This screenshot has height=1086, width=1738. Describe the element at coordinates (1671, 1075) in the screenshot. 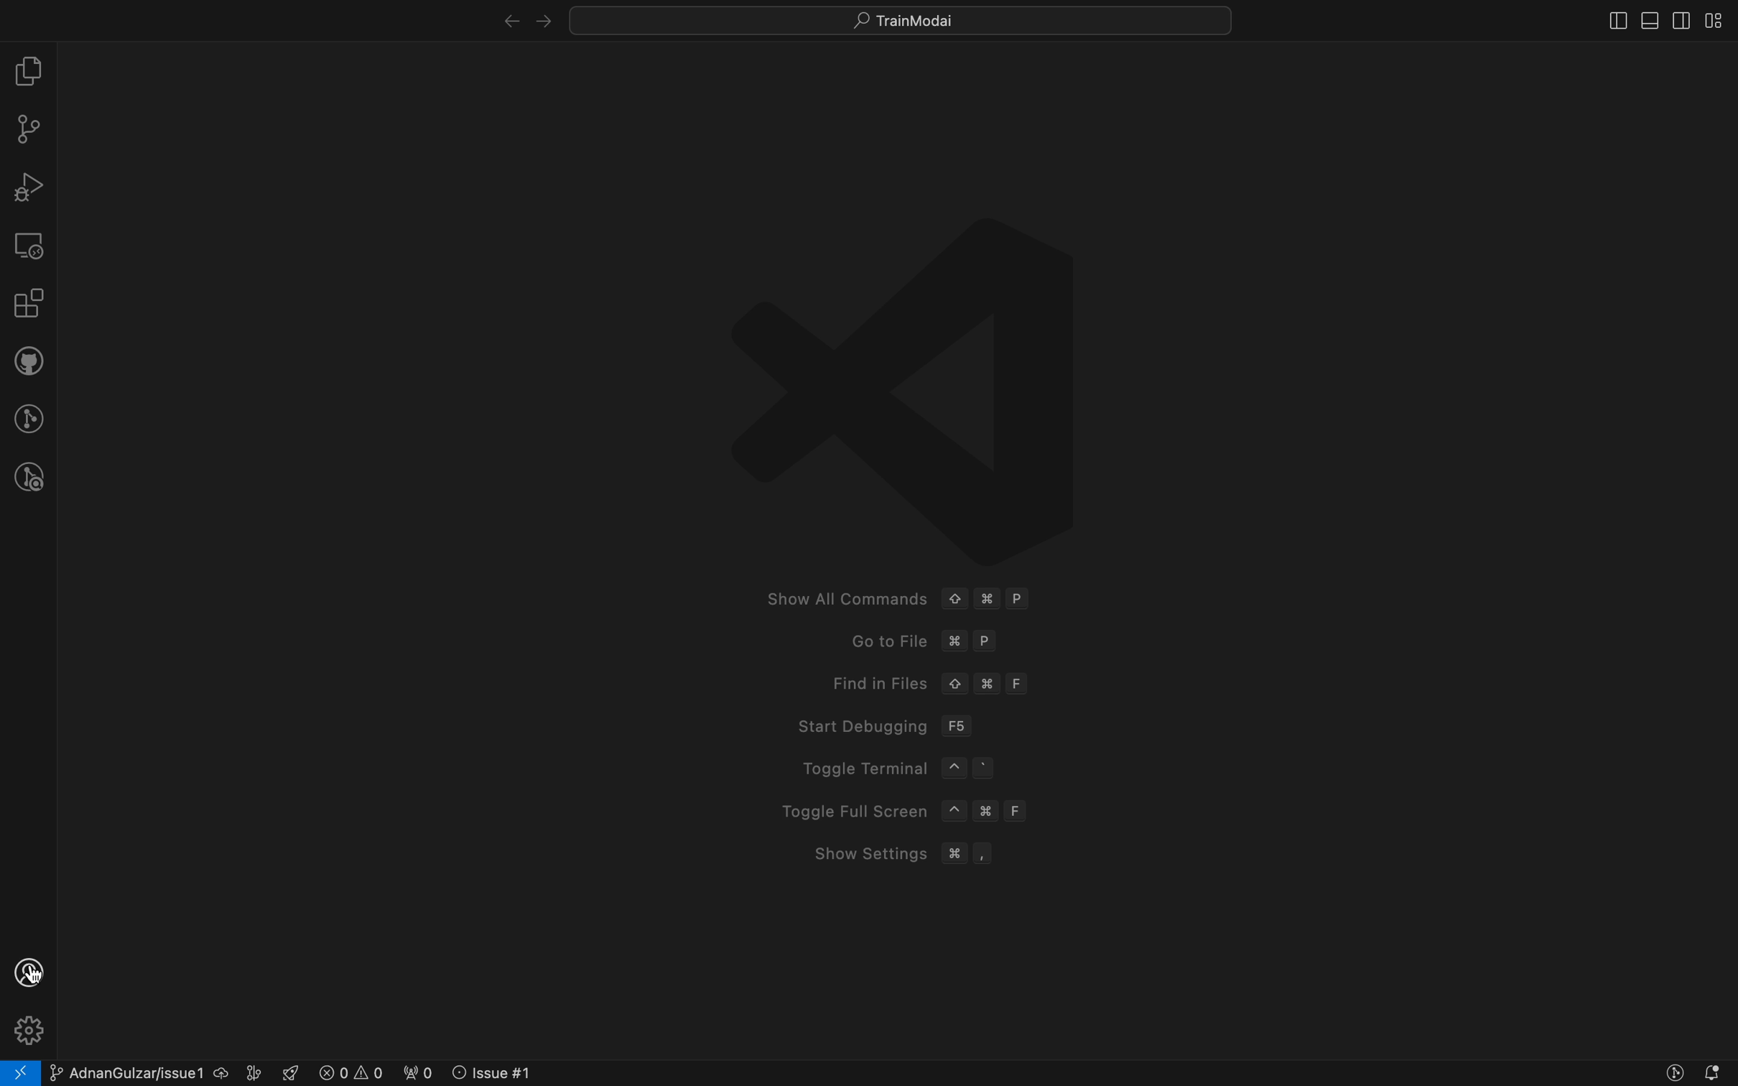

I see `` at that location.